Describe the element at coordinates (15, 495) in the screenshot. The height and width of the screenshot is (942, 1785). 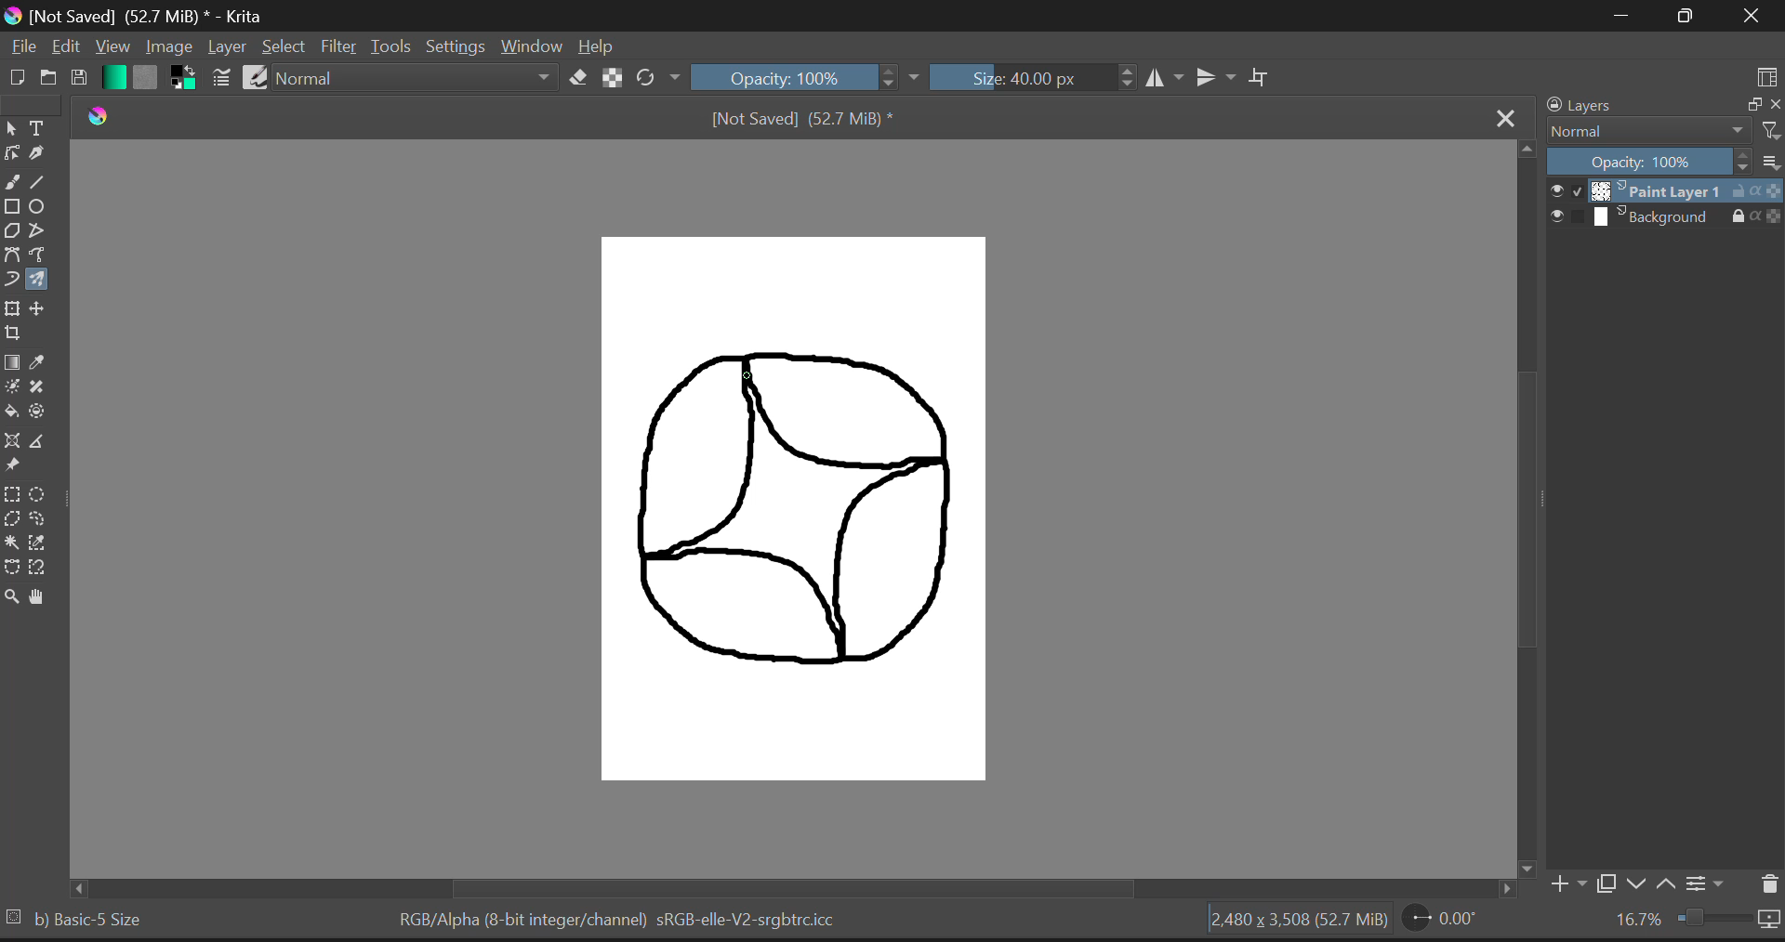
I see `Rectangular Selection` at that location.